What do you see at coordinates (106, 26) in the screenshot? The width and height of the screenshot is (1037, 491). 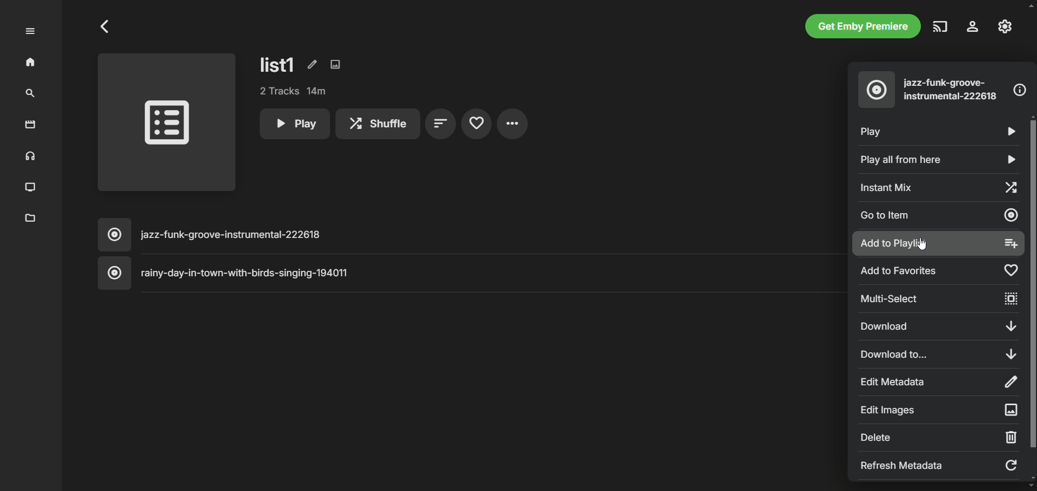 I see `Go to previous page` at bounding box center [106, 26].